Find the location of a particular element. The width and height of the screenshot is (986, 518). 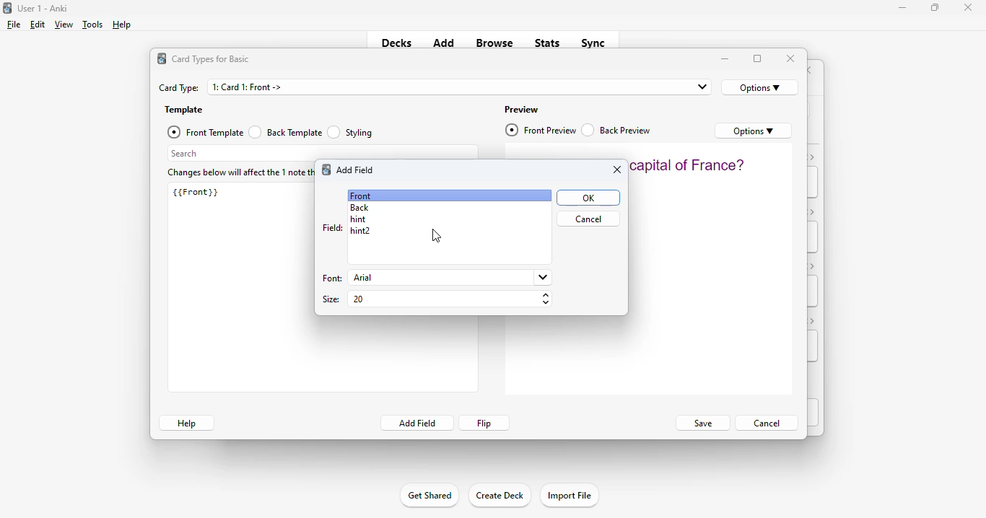

decks is located at coordinates (397, 43).